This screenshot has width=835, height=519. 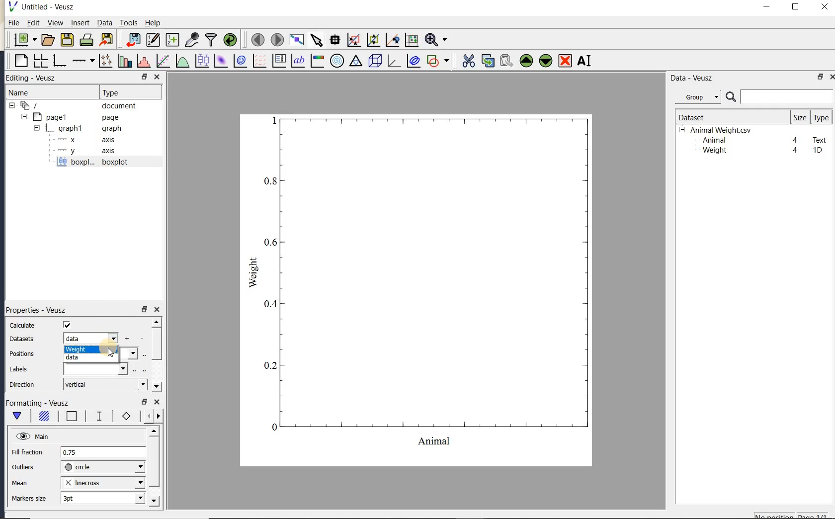 What do you see at coordinates (182, 62) in the screenshot?
I see `plot a function` at bounding box center [182, 62].